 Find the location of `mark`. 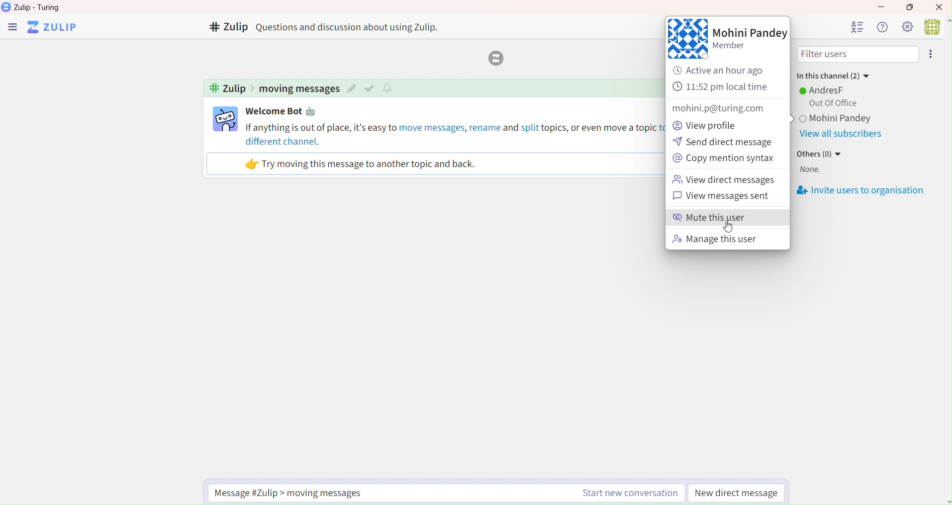

mark is located at coordinates (371, 88).